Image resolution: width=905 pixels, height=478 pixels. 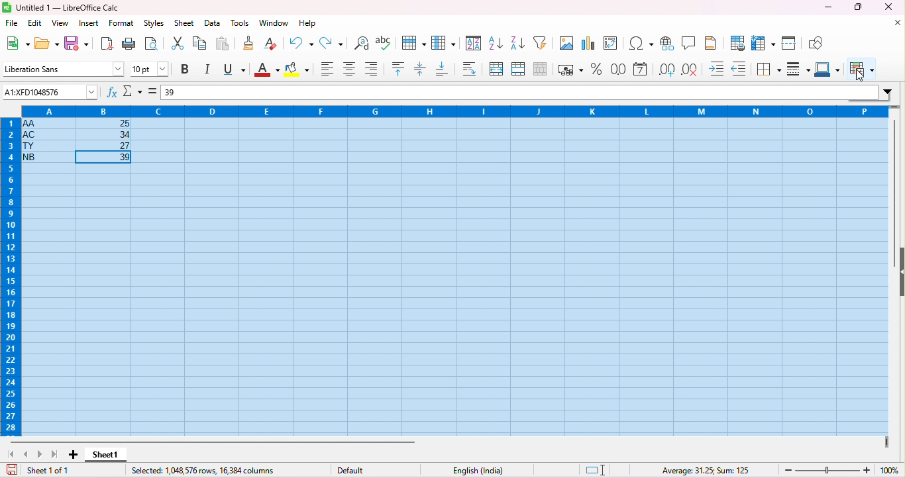 What do you see at coordinates (212, 24) in the screenshot?
I see `data` at bounding box center [212, 24].